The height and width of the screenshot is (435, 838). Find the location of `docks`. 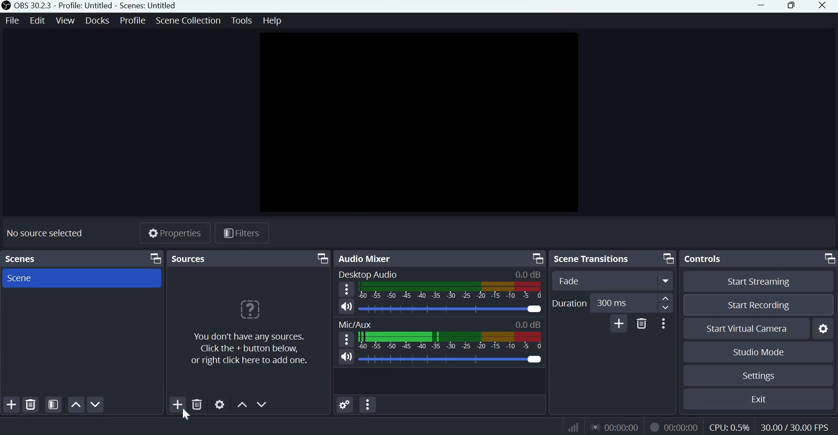

docks is located at coordinates (99, 20).